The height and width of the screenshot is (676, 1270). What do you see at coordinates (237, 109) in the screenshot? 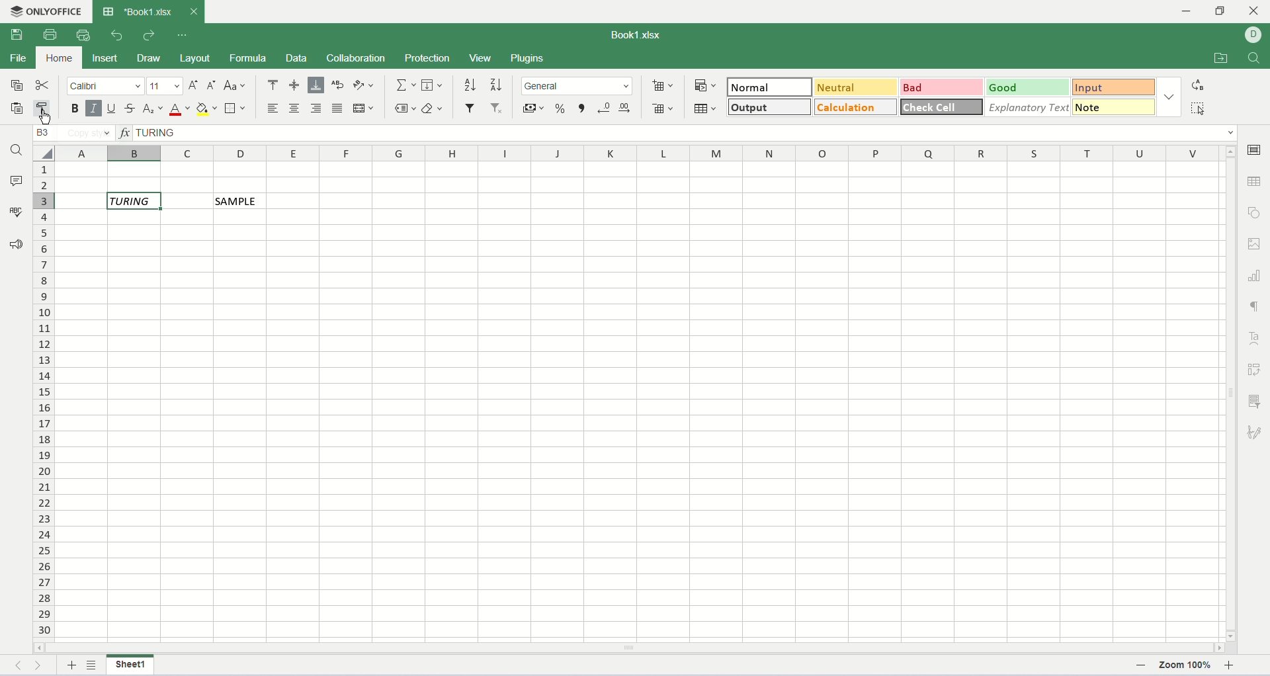
I see `border` at bounding box center [237, 109].